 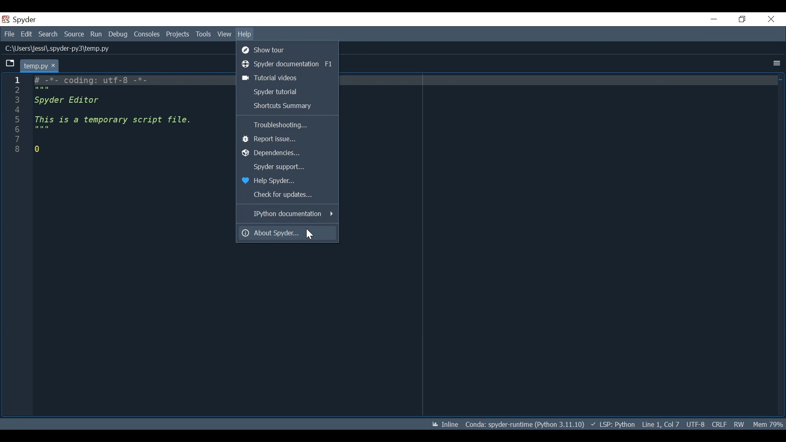 I want to click on Cursor, so click(x=311, y=234).